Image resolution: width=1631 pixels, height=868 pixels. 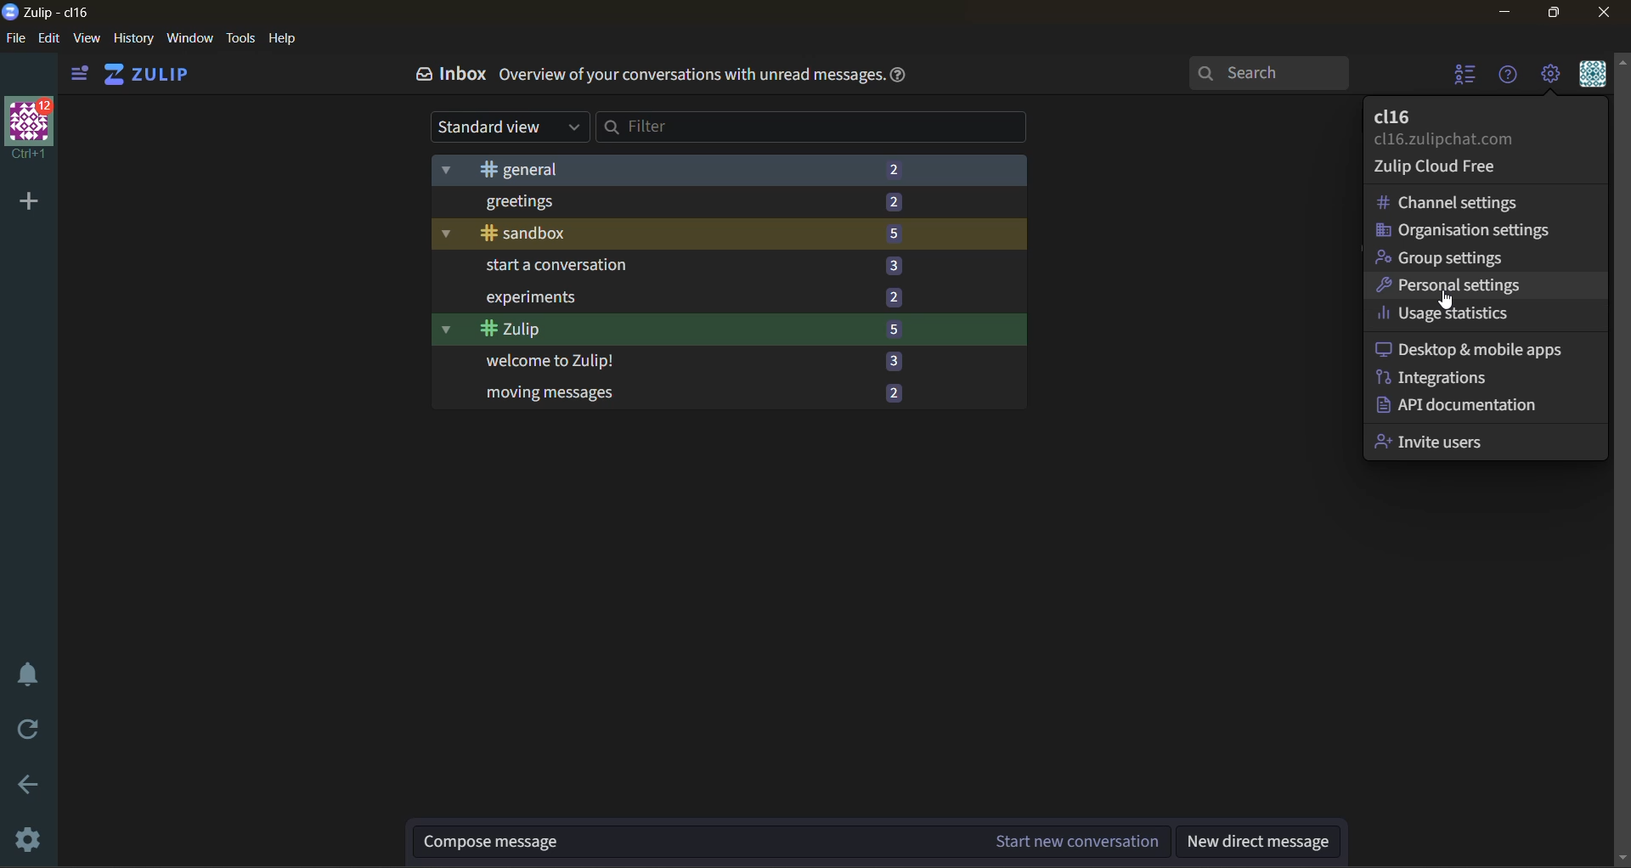 What do you see at coordinates (1553, 77) in the screenshot?
I see `main menu` at bounding box center [1553, 77].